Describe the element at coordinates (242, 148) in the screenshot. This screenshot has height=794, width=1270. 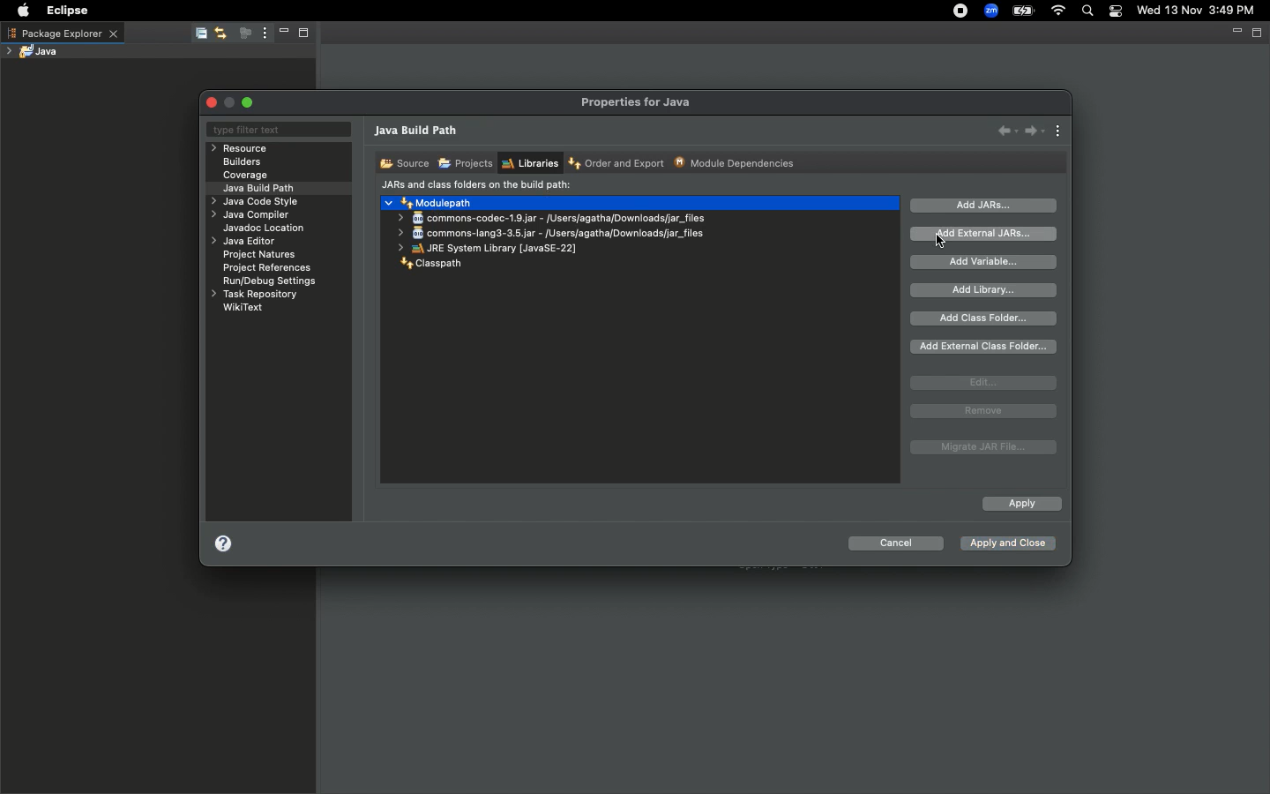
I see `Resource` at that location.